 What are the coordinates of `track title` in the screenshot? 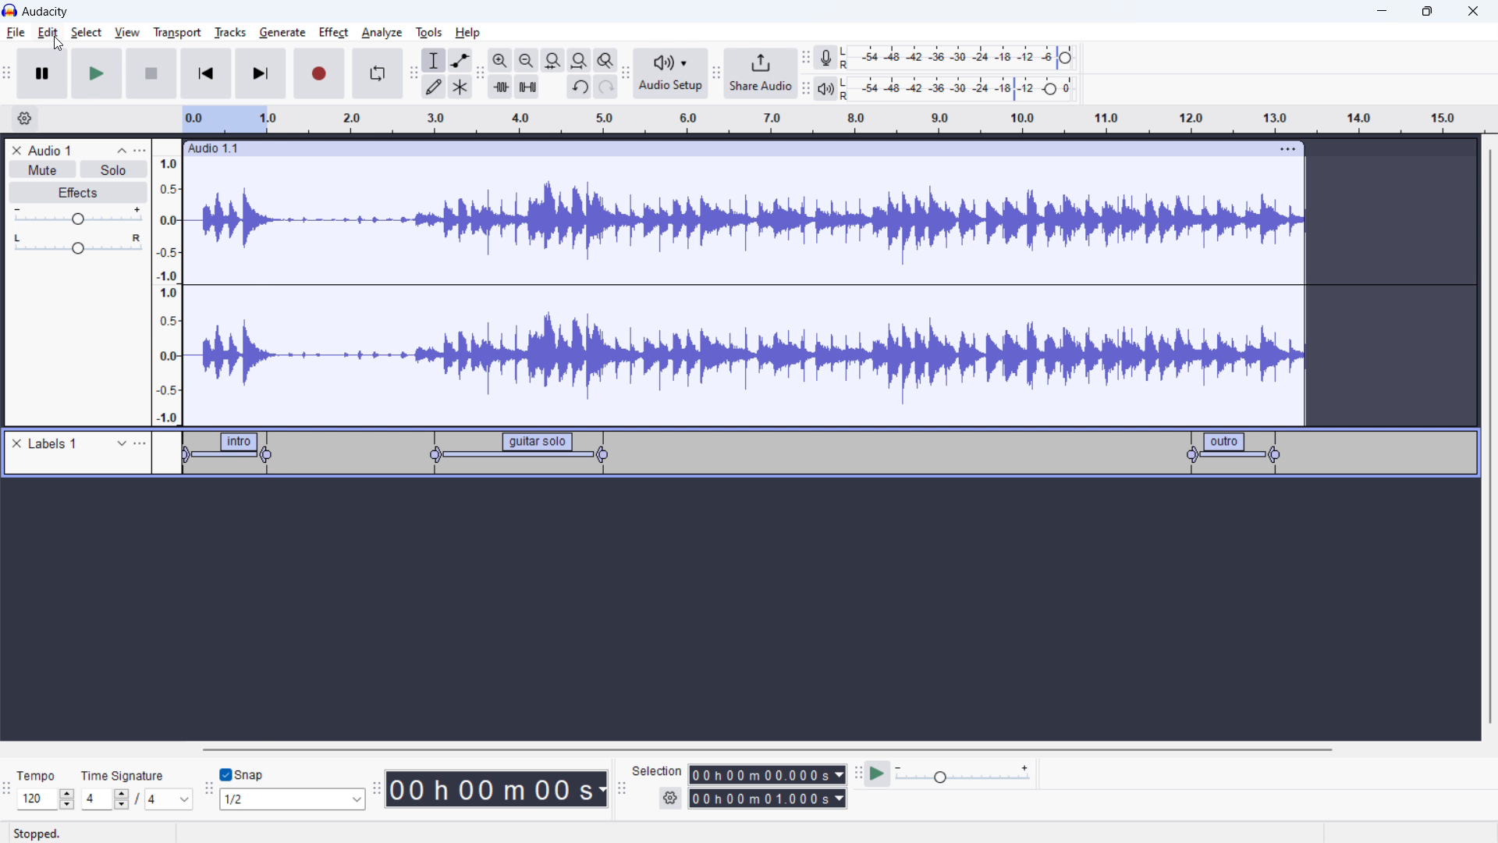 It's located at (51, 150).